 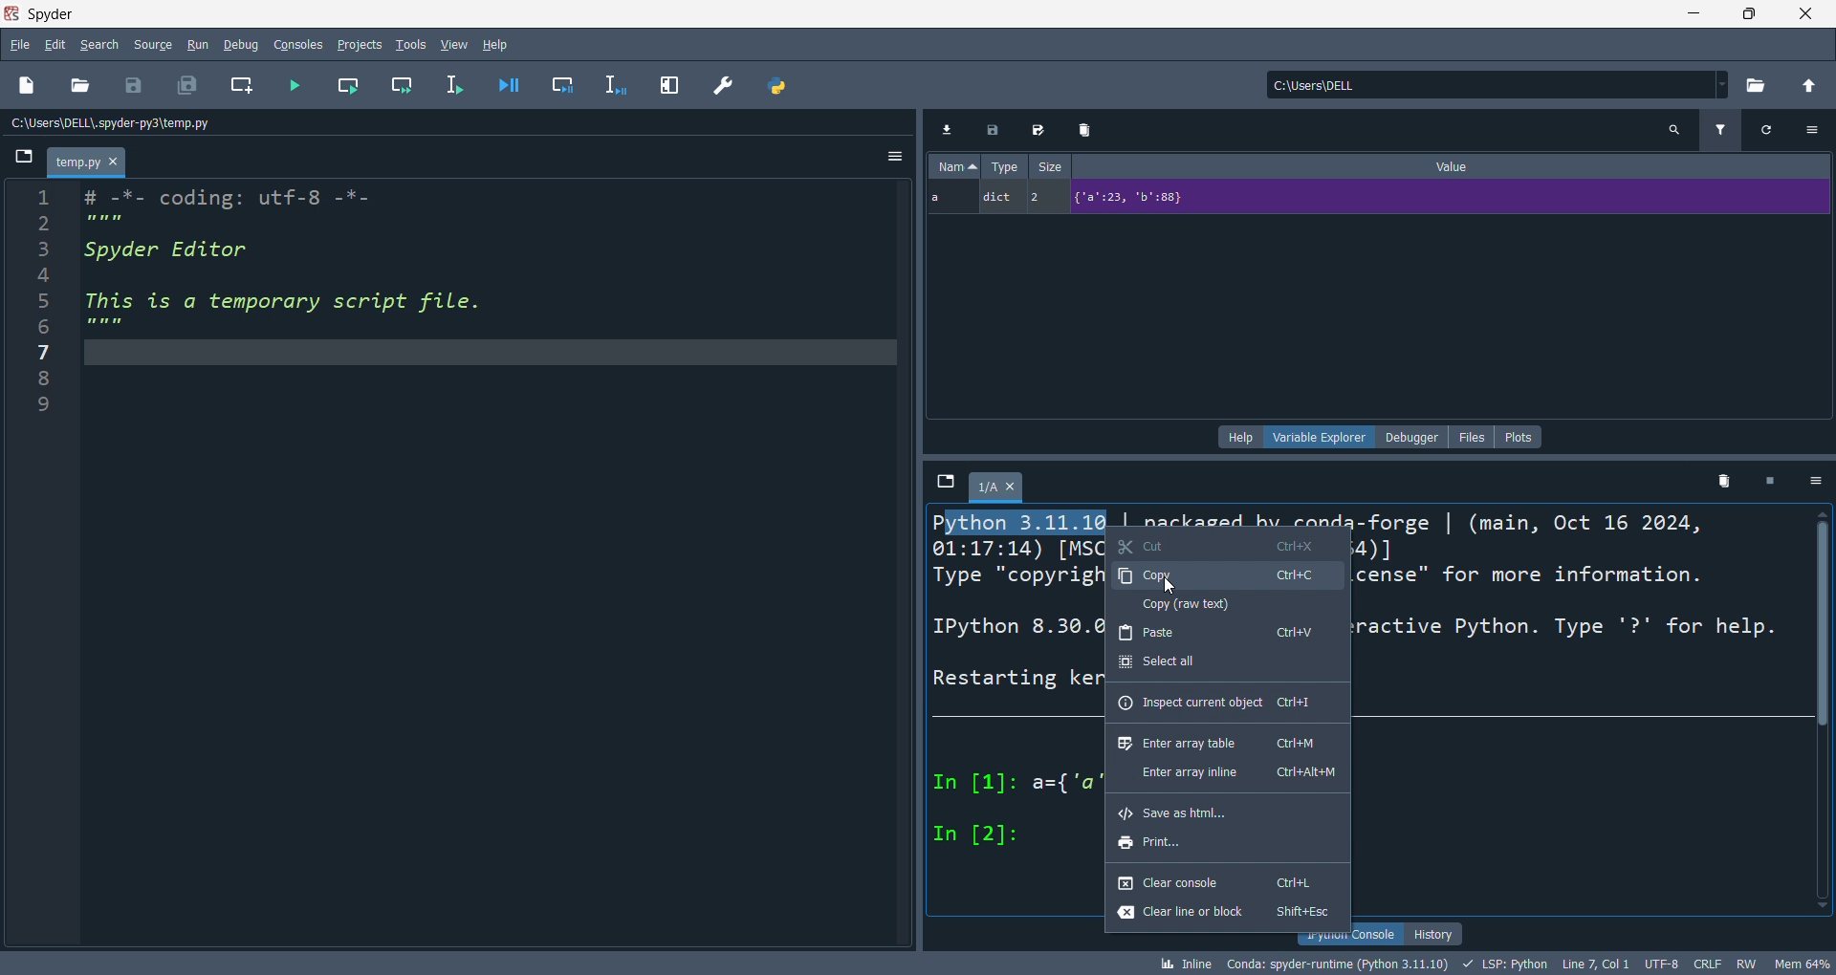 What do you see at coordinates (1594, 964) in the screenshot?
I see `LINE 7, COL 1` at bounding box center [1594, 964].